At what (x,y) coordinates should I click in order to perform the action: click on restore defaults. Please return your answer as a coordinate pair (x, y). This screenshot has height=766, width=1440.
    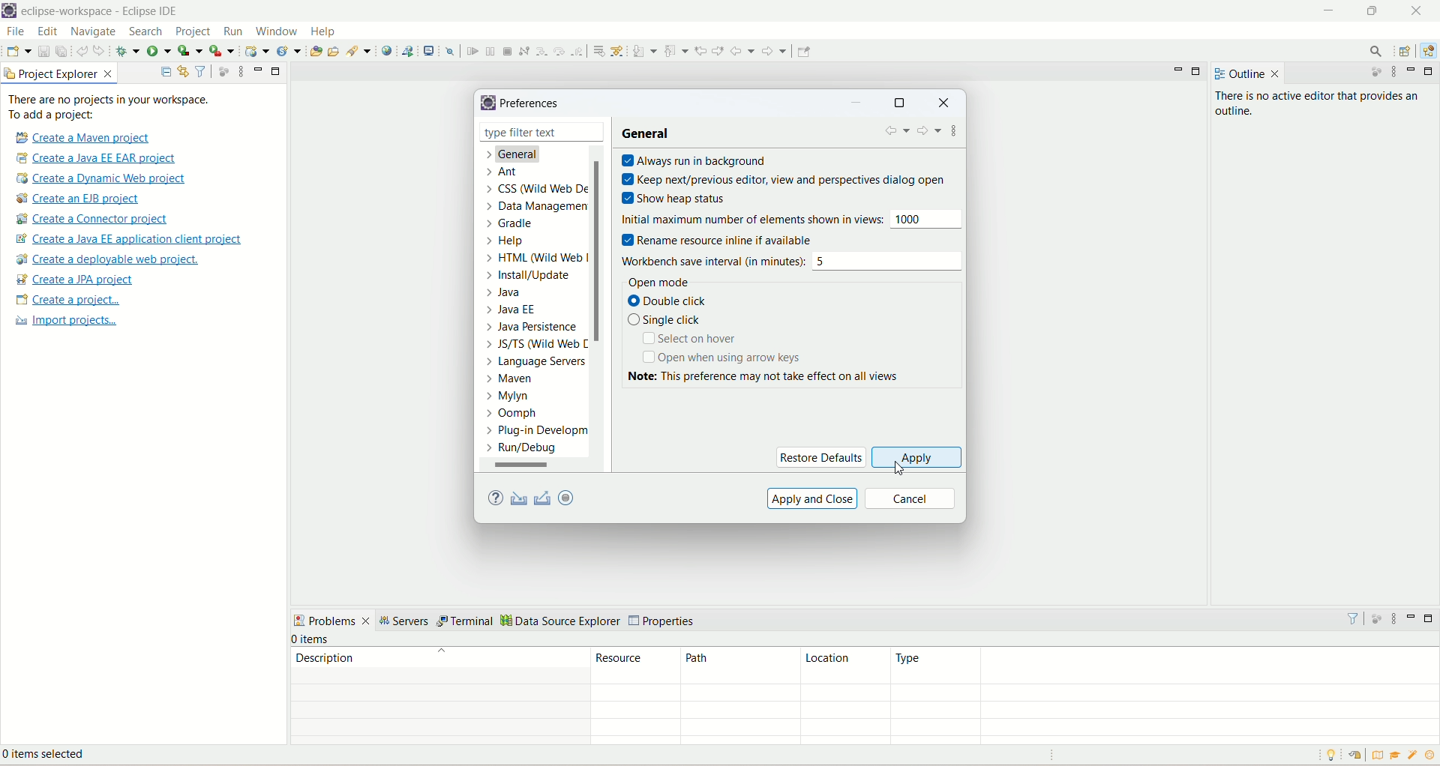
    Looking at the image, I should click on (820, 456).